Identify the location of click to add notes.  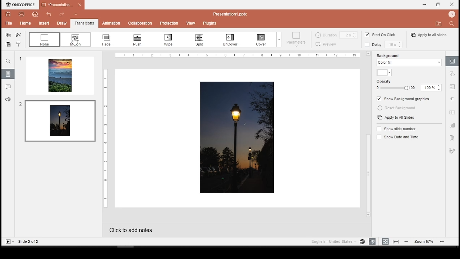
(138, 230).